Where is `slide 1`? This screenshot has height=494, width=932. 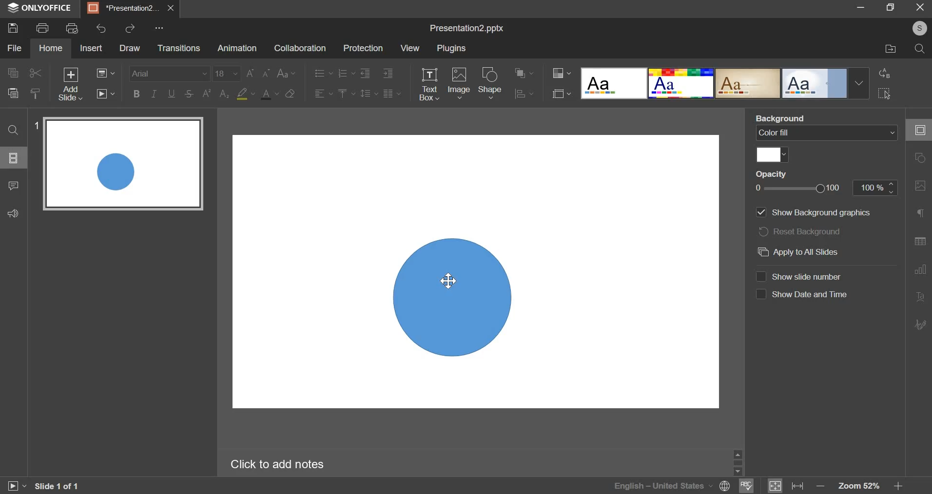
slide 1 is located at coordinates (128, 167).